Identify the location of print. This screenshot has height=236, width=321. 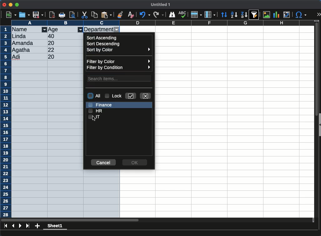
(63, 15).